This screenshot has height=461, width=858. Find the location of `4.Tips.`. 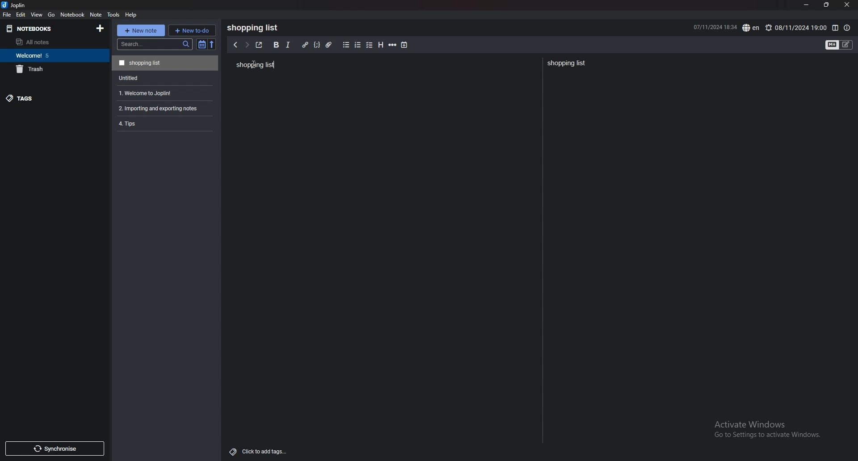

4.Tips. is located at coordinates (164, 123).